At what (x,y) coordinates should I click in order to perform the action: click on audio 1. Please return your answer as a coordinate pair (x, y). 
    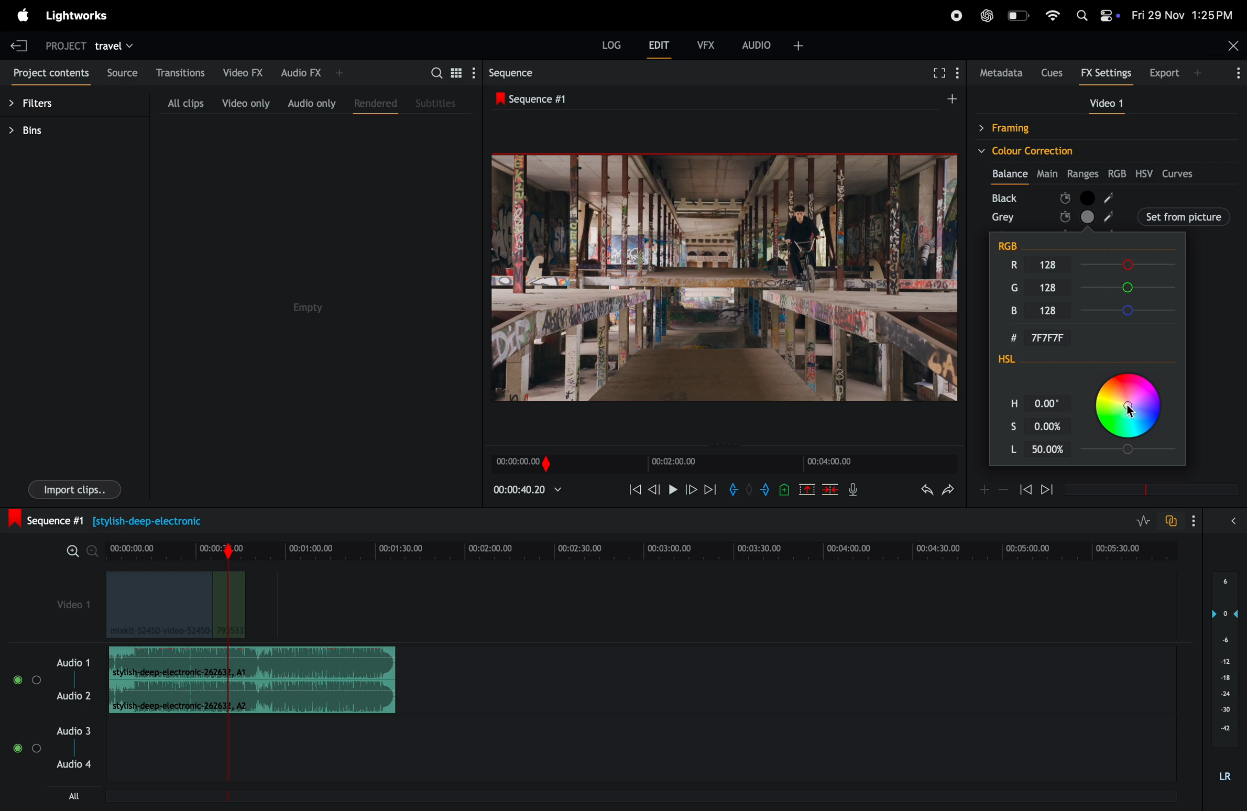
    Looking at the image, I should click on (71, 662).